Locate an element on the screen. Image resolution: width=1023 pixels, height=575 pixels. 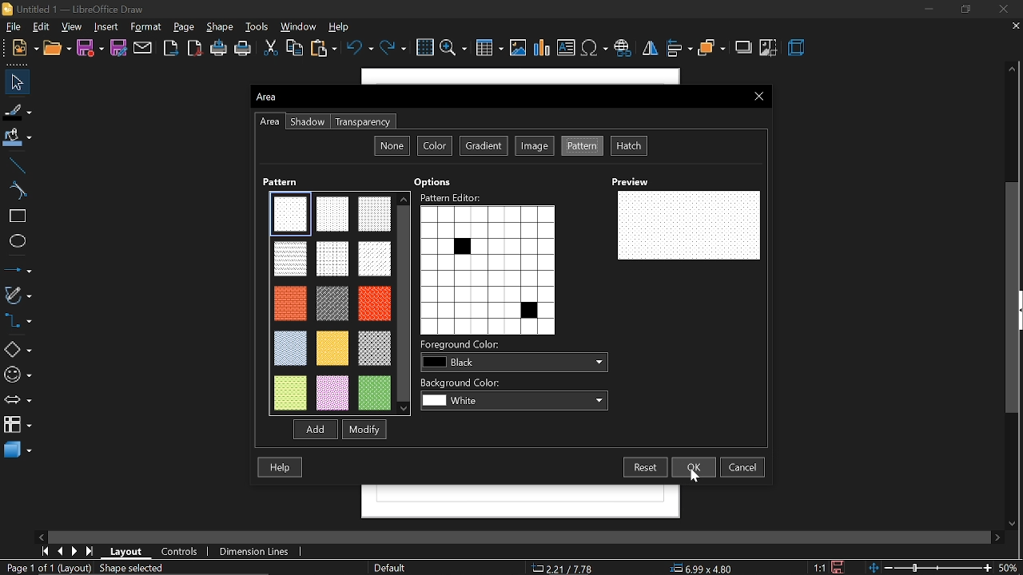
conttrols is located at coordinates (182, 552).